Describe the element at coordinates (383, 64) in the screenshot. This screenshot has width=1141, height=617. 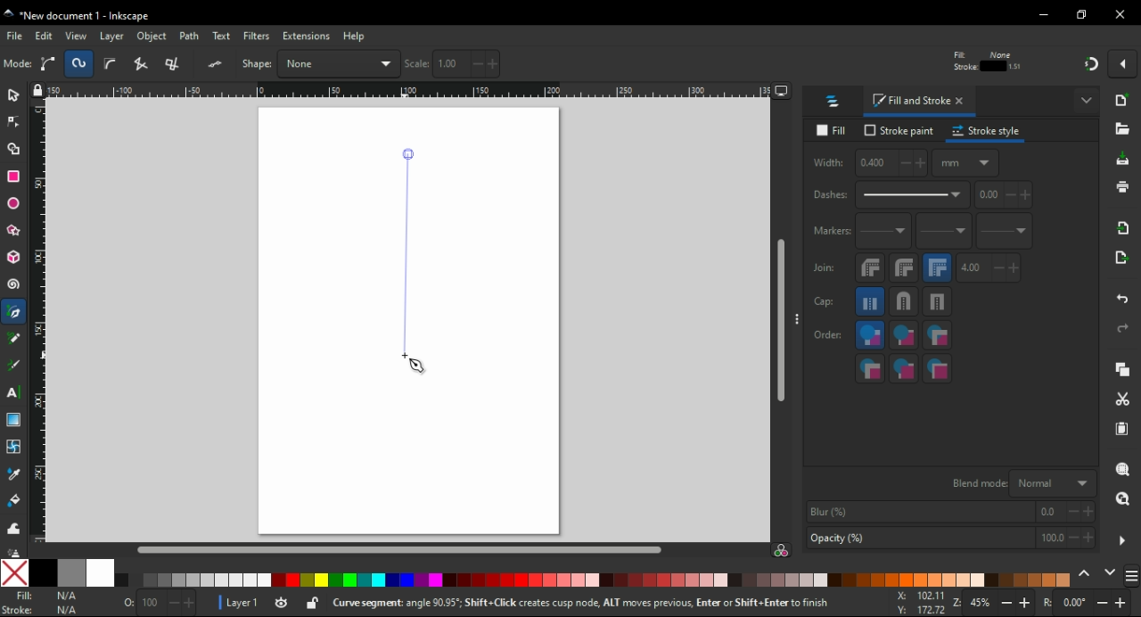
I see `lower to bottom` at that location.